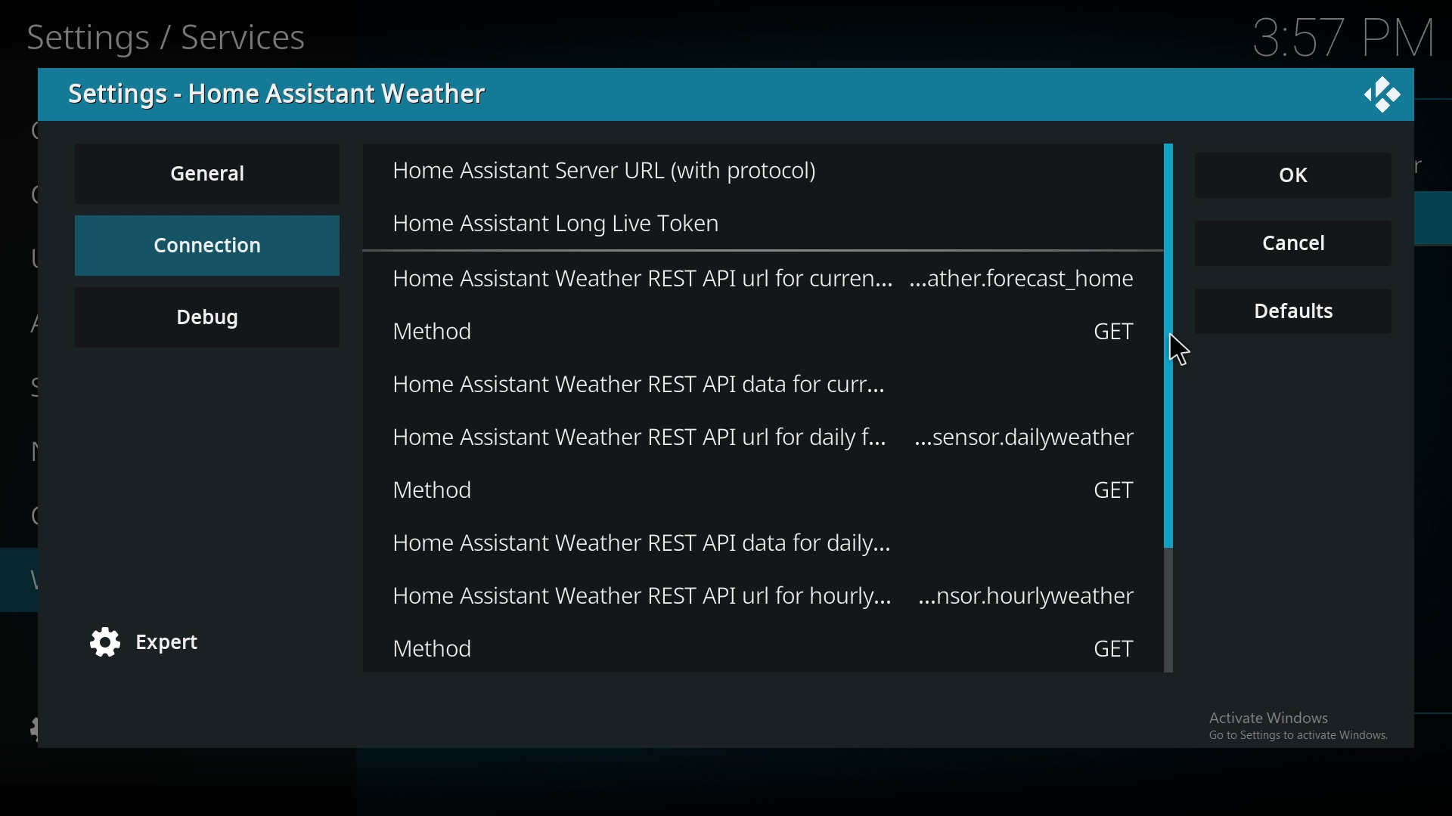 This screenshot has width=1452, height=816. What do you see at coordinates (155, 644) in the screenshot?
I see `expert` at bounding box center [155, 644].